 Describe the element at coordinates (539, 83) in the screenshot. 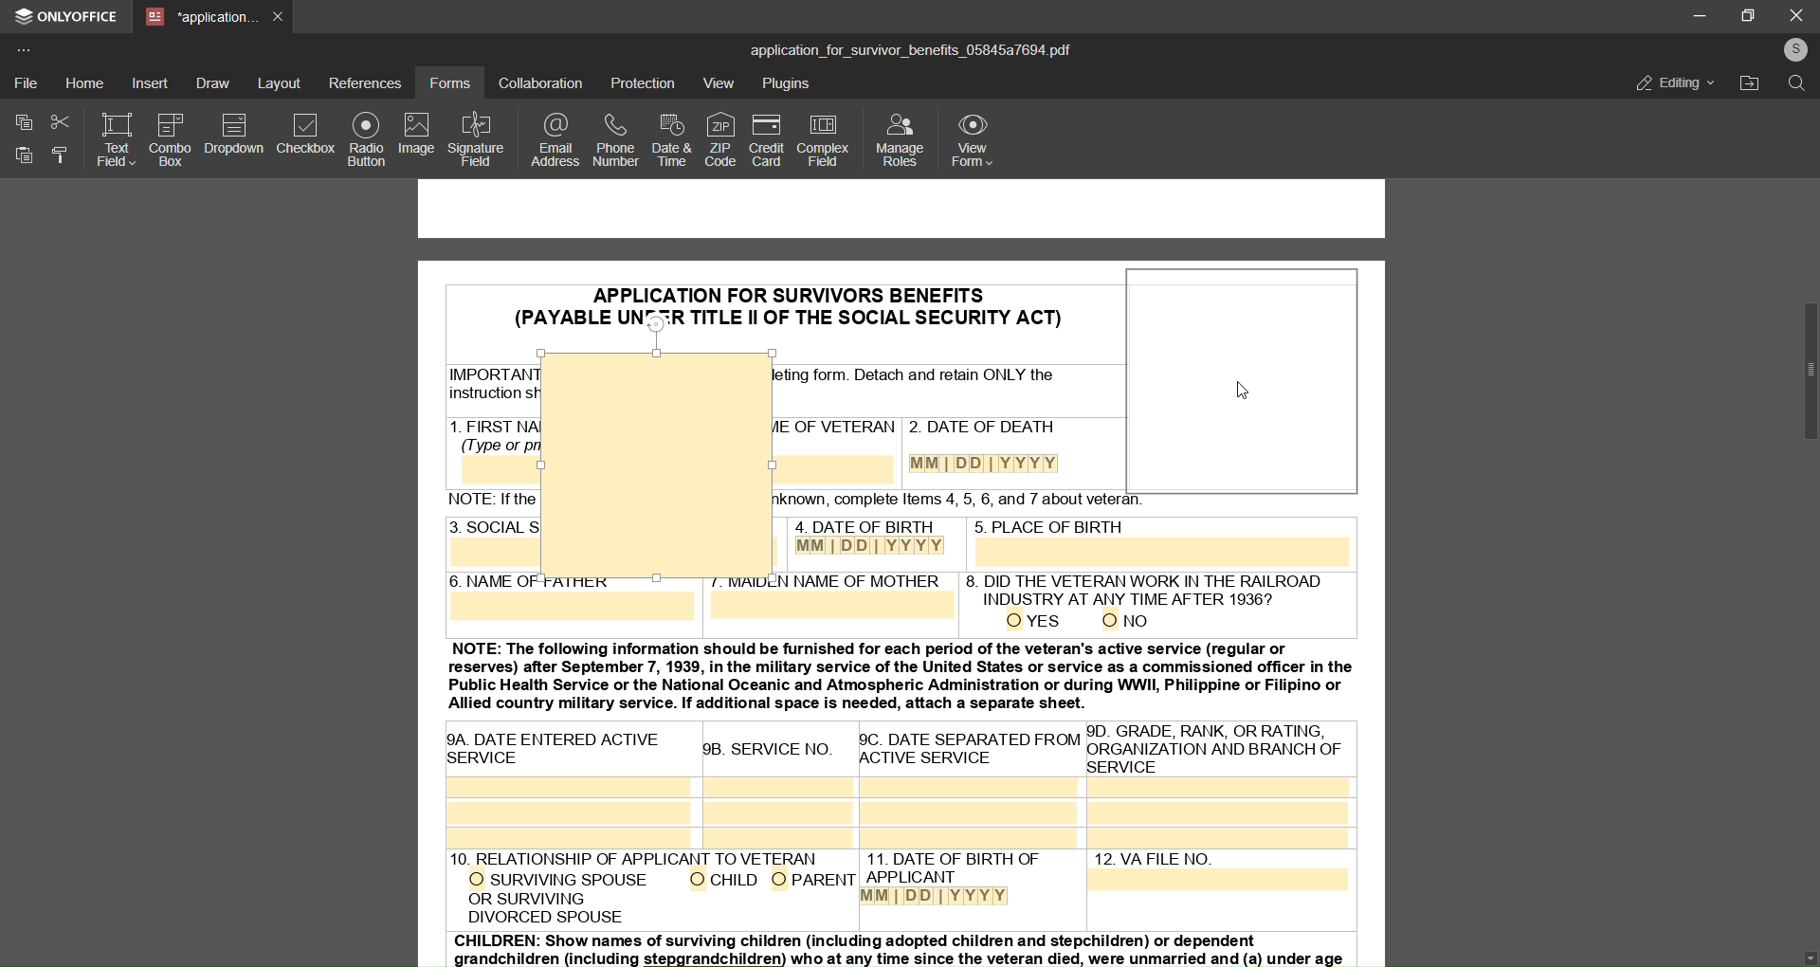

I see `collaboration` at that location.